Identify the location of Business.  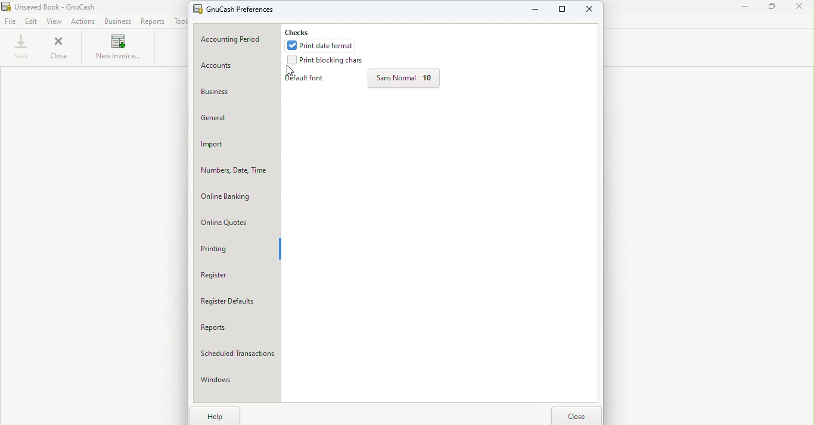
(238, 92).